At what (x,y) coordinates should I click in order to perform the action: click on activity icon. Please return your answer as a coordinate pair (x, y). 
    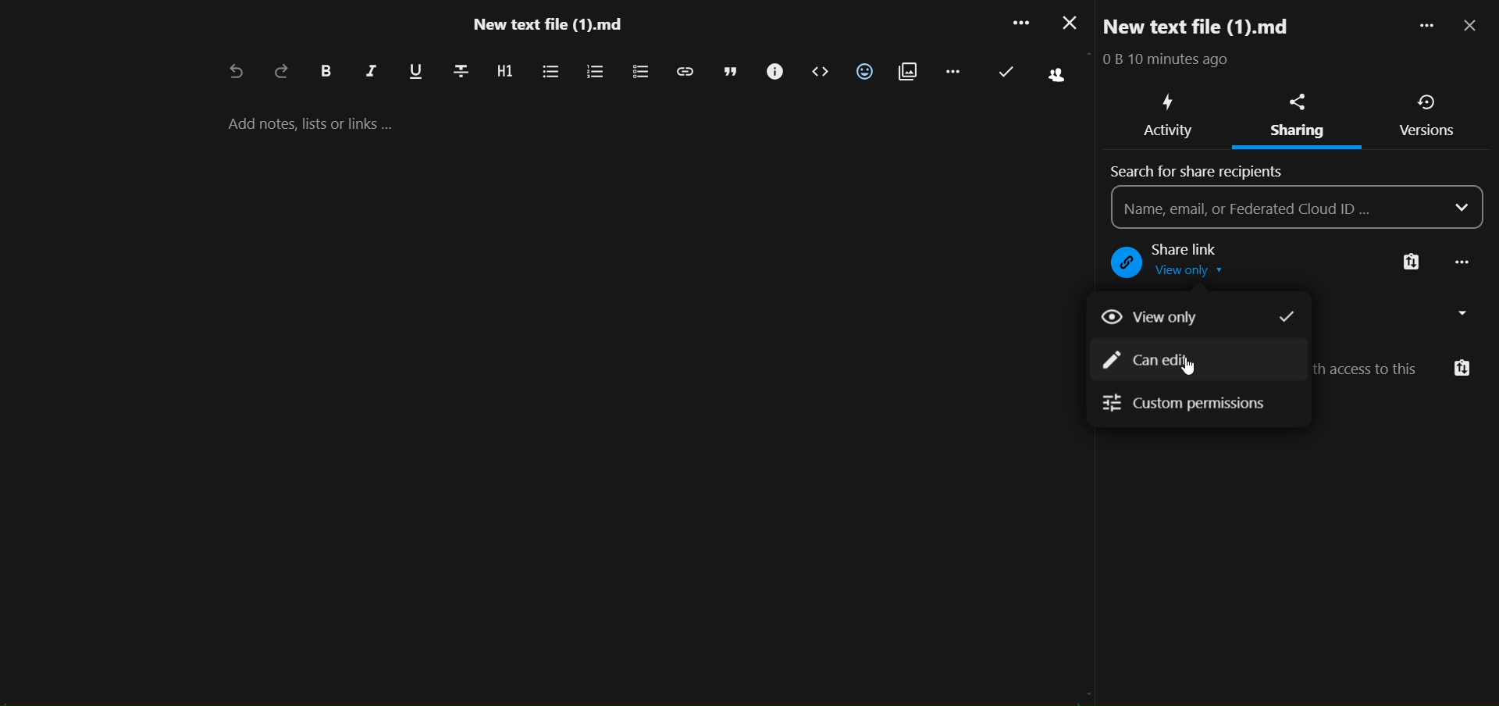
    Looking at the image, I should click on (1171, 102).